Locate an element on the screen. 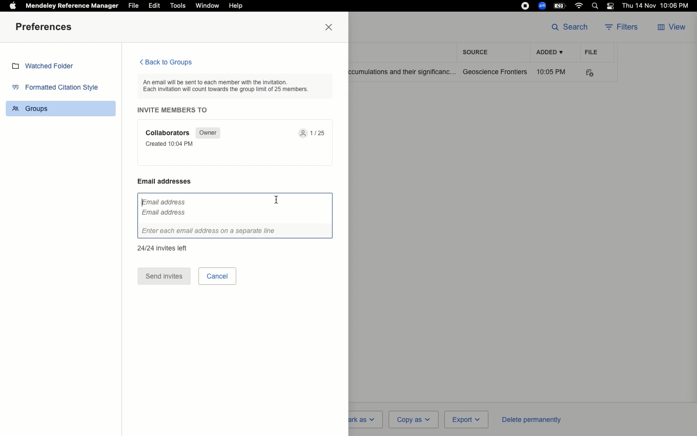 Image resolution: width=697 pixels, height=436 pixels. cursor is located at coordinates (276, 201).